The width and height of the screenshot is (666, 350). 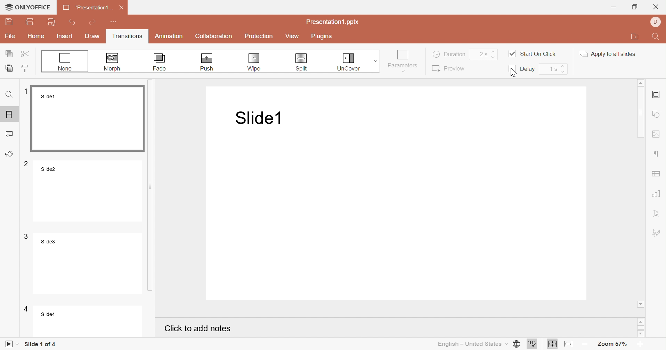 I want to click on ONLYOFFICE, so click(x=27, y=6).